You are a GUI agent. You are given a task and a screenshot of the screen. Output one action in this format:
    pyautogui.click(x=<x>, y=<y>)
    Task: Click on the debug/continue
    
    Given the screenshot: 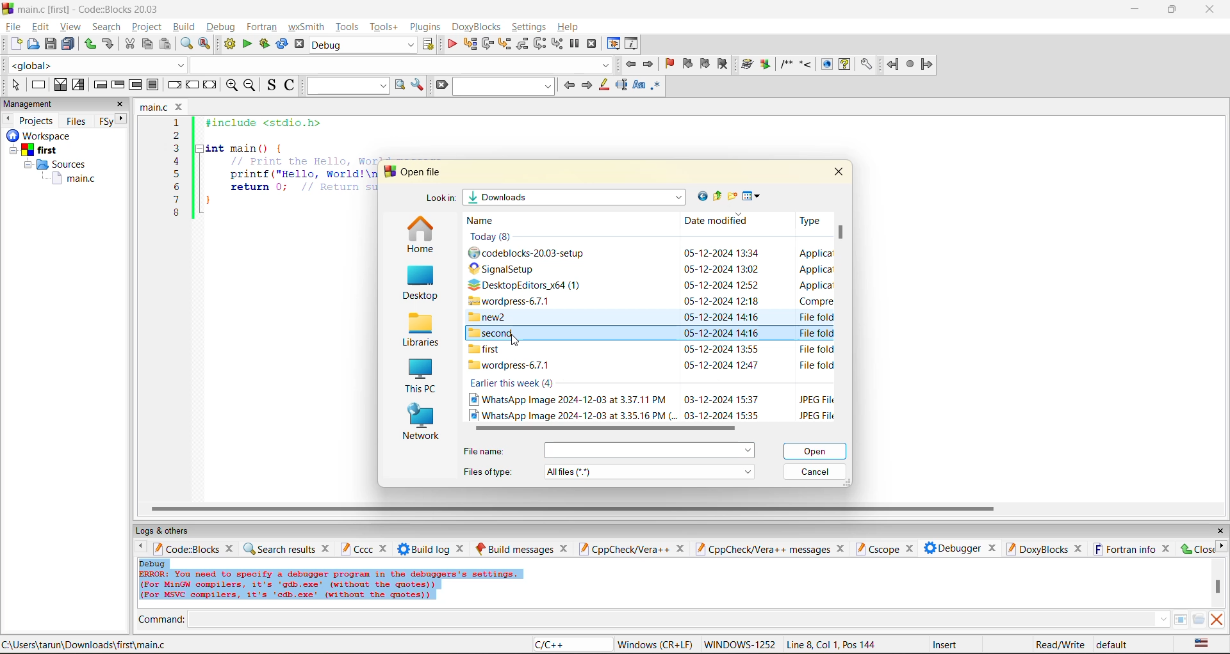 What is the action you would take?
    pyautogui.click(x=452, y=44)
    